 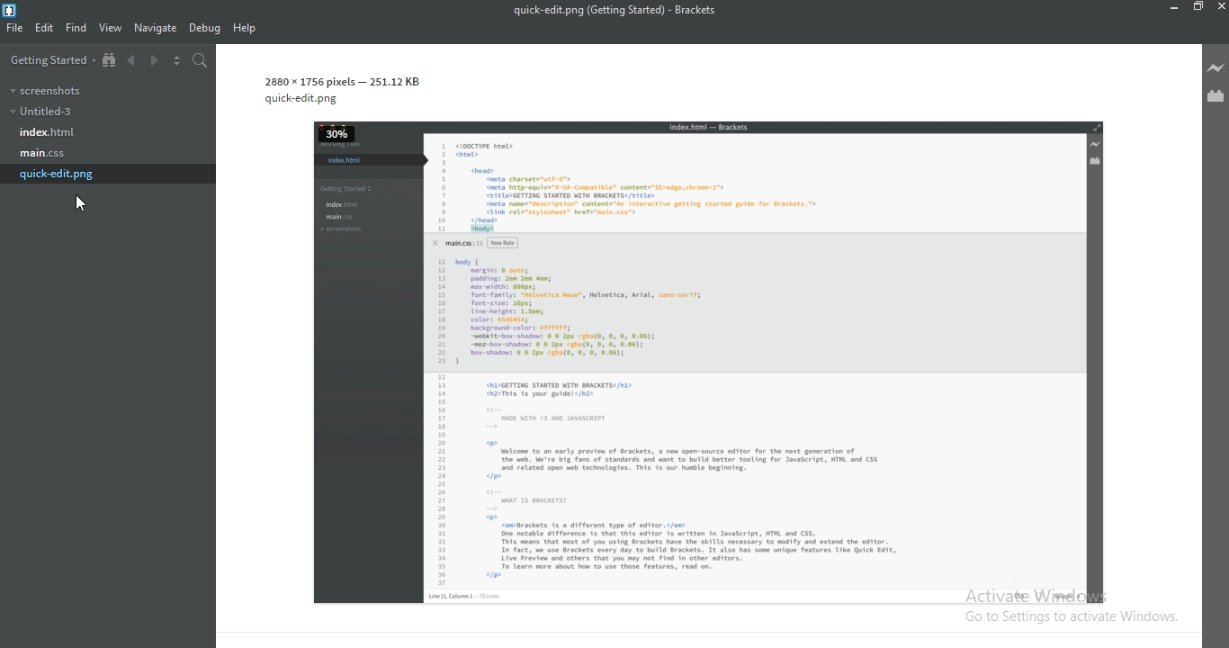 What do you see at coordinates (48, 59) in the screenshot?
I see `getting started` at bounding box center [48, 59].